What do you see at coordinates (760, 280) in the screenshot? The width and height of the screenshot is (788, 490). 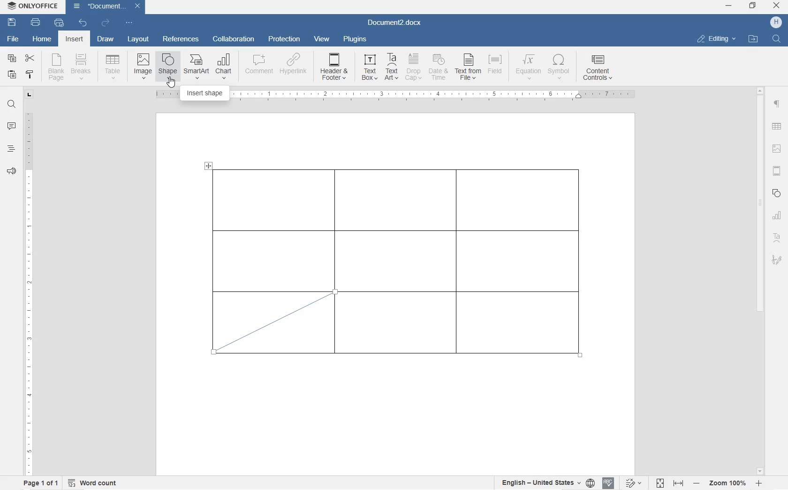 I see `scrollbar` at bounding box center [760, 280].